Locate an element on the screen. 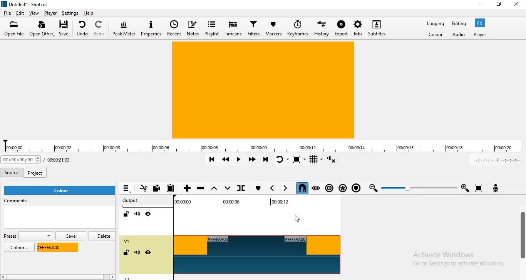  Timeline menu is located at coordinates (127, 189).